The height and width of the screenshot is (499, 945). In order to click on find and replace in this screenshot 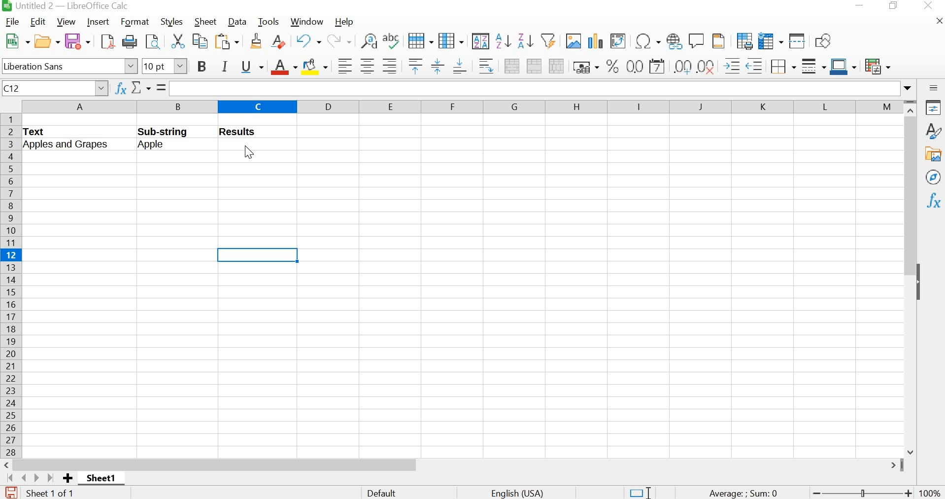, I will do `click(367, 39)`.